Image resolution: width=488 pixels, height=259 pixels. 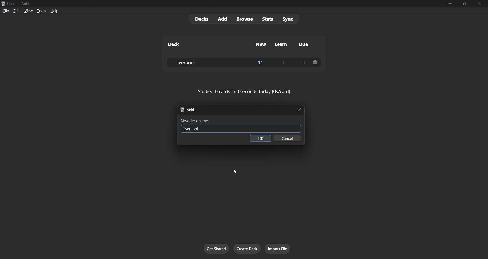 I want to click on view, so click(x=27, y=11).